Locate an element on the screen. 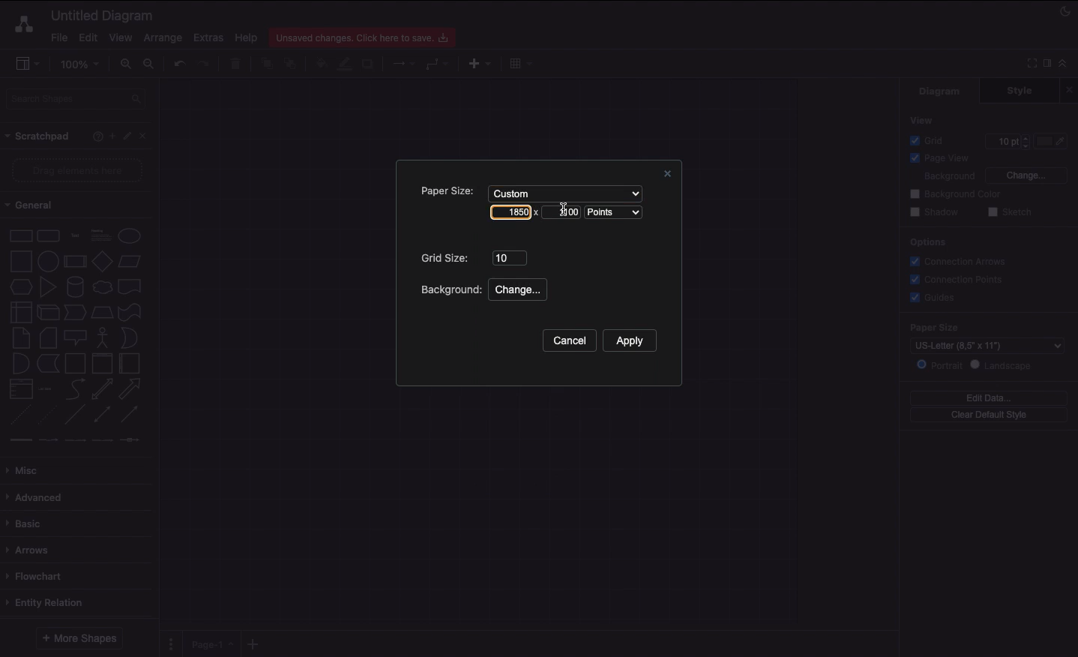 The image size is (1078, 657). Cylinder is located at coordinates (75, 287).